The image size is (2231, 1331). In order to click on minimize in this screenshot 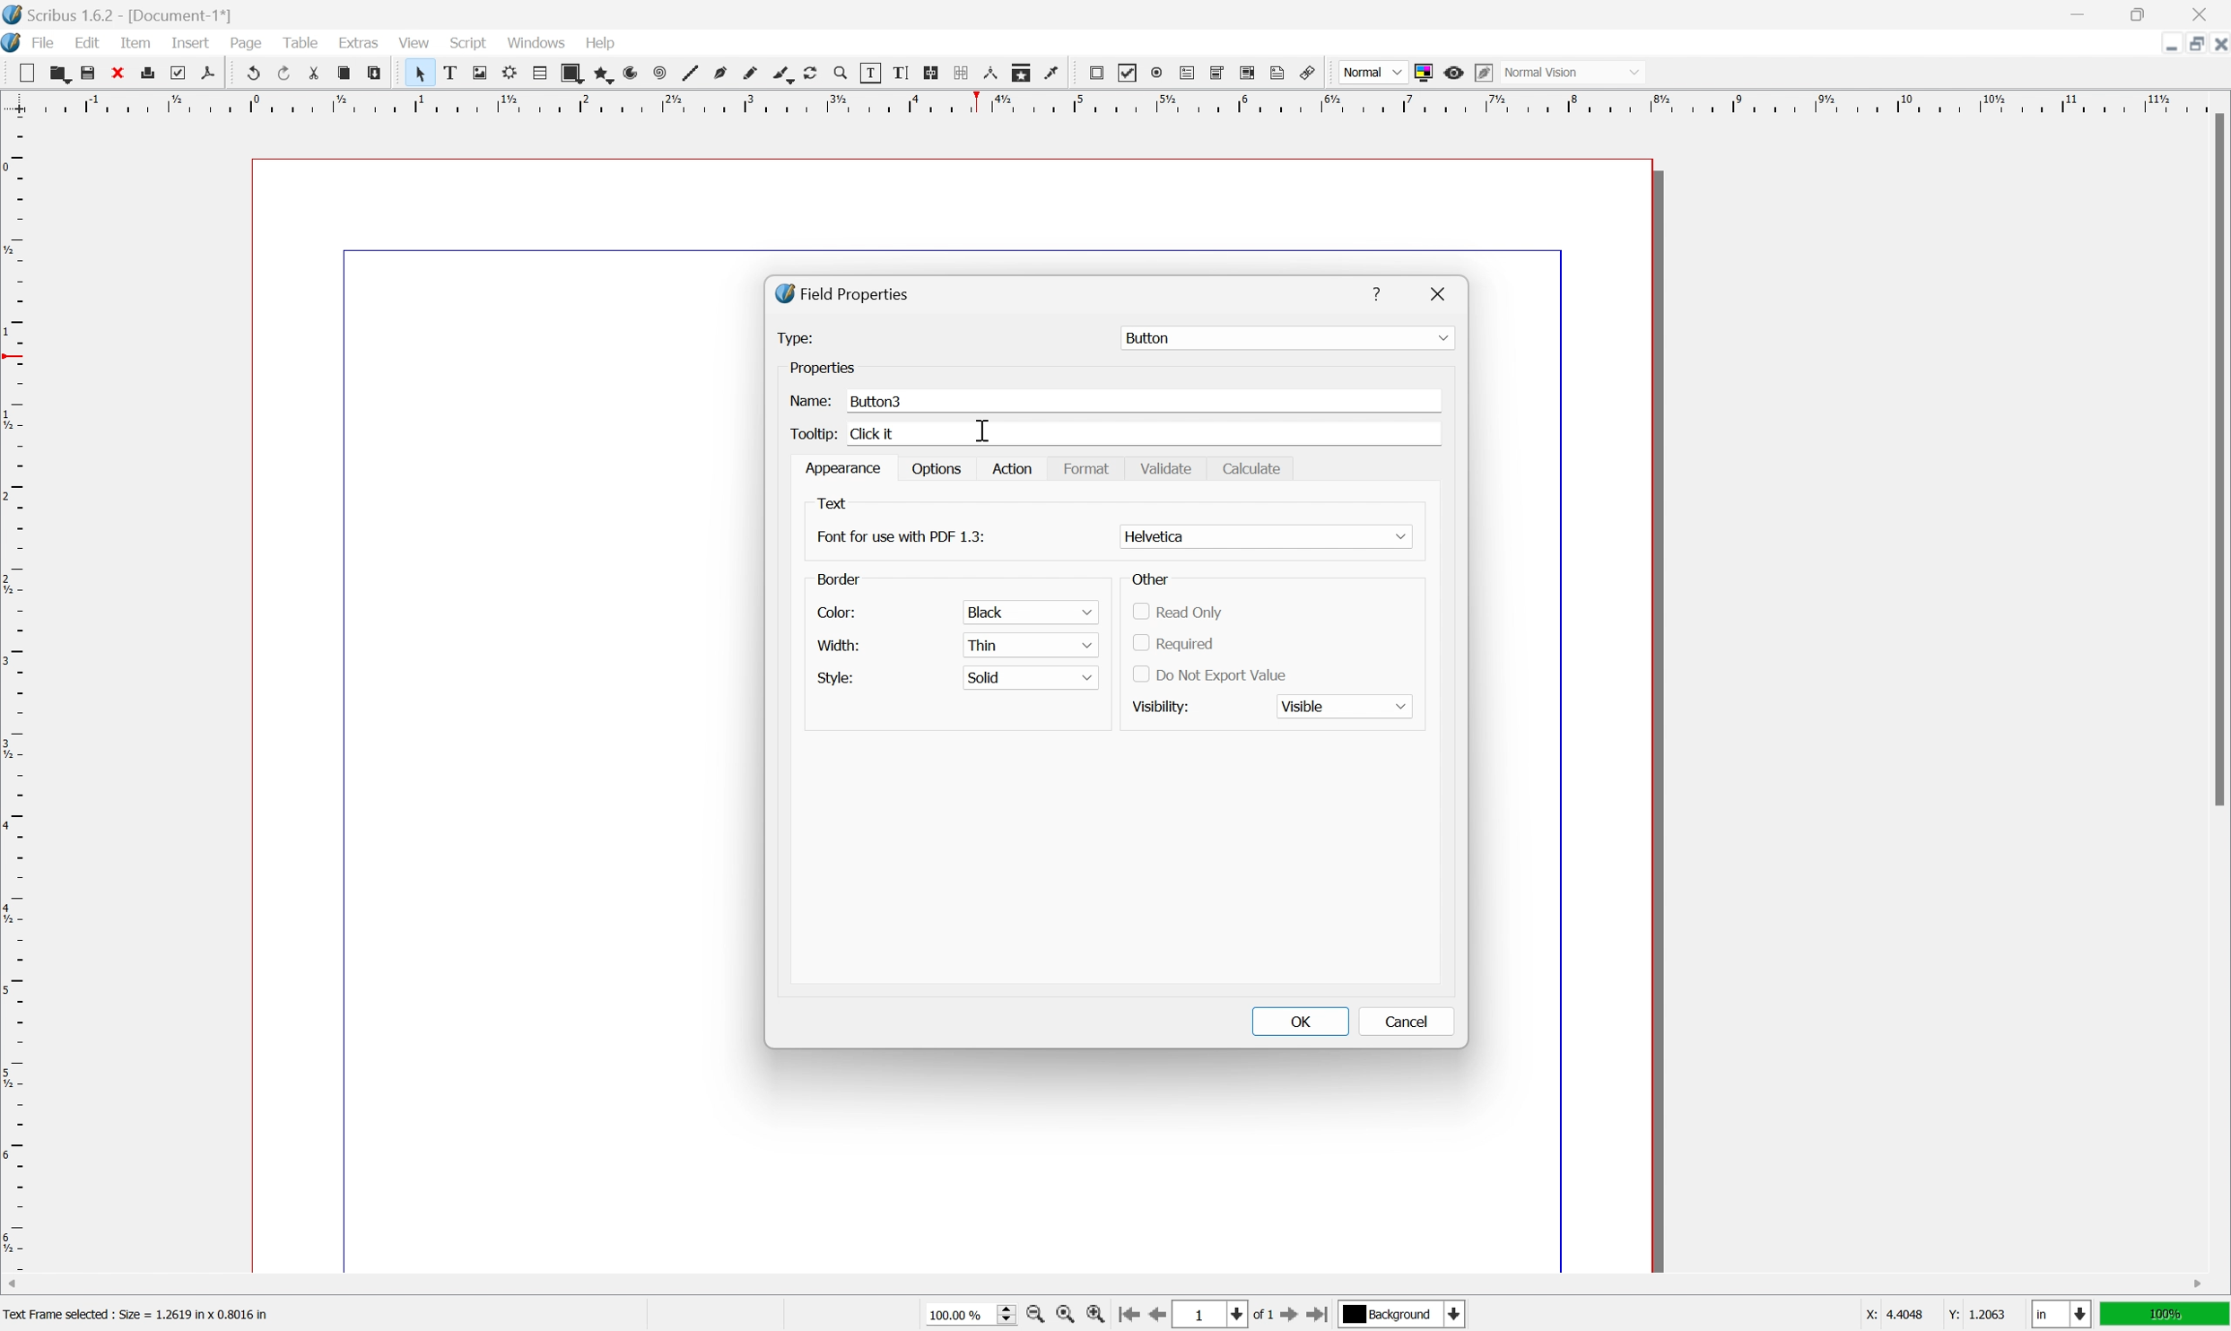, I will do `click(2163, 43)`.